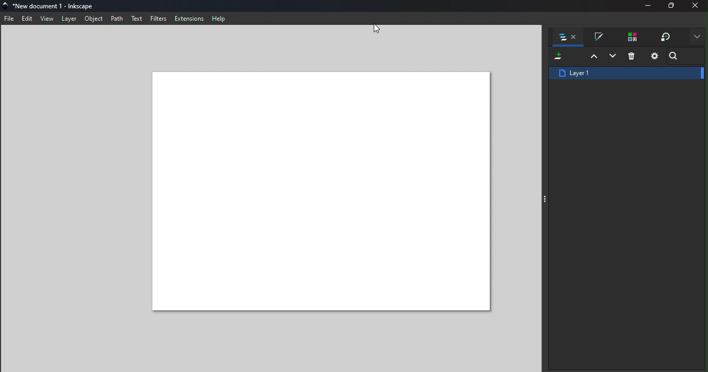  What do you see at coordinates (8, 19) in the screenshot?
I see `File` at bounding box center [8, 19].